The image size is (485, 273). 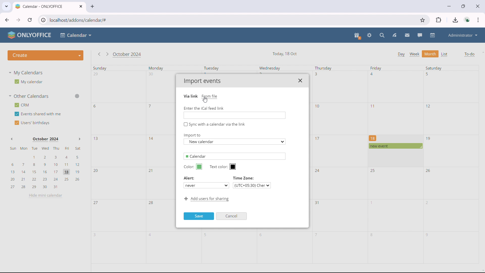 I want to click on Enter the iCal feed link, so click(x=204, y=108).